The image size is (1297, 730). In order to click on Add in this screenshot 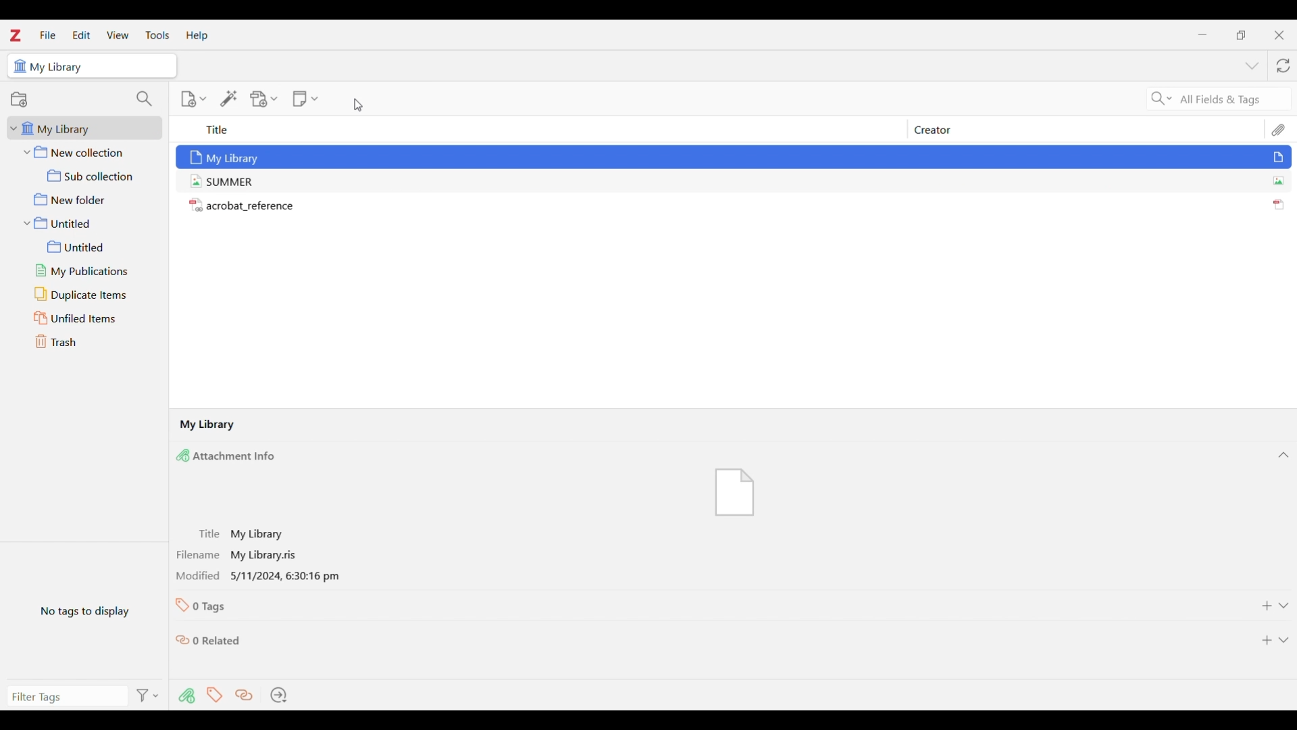, I will do `click(1258, 608)`.